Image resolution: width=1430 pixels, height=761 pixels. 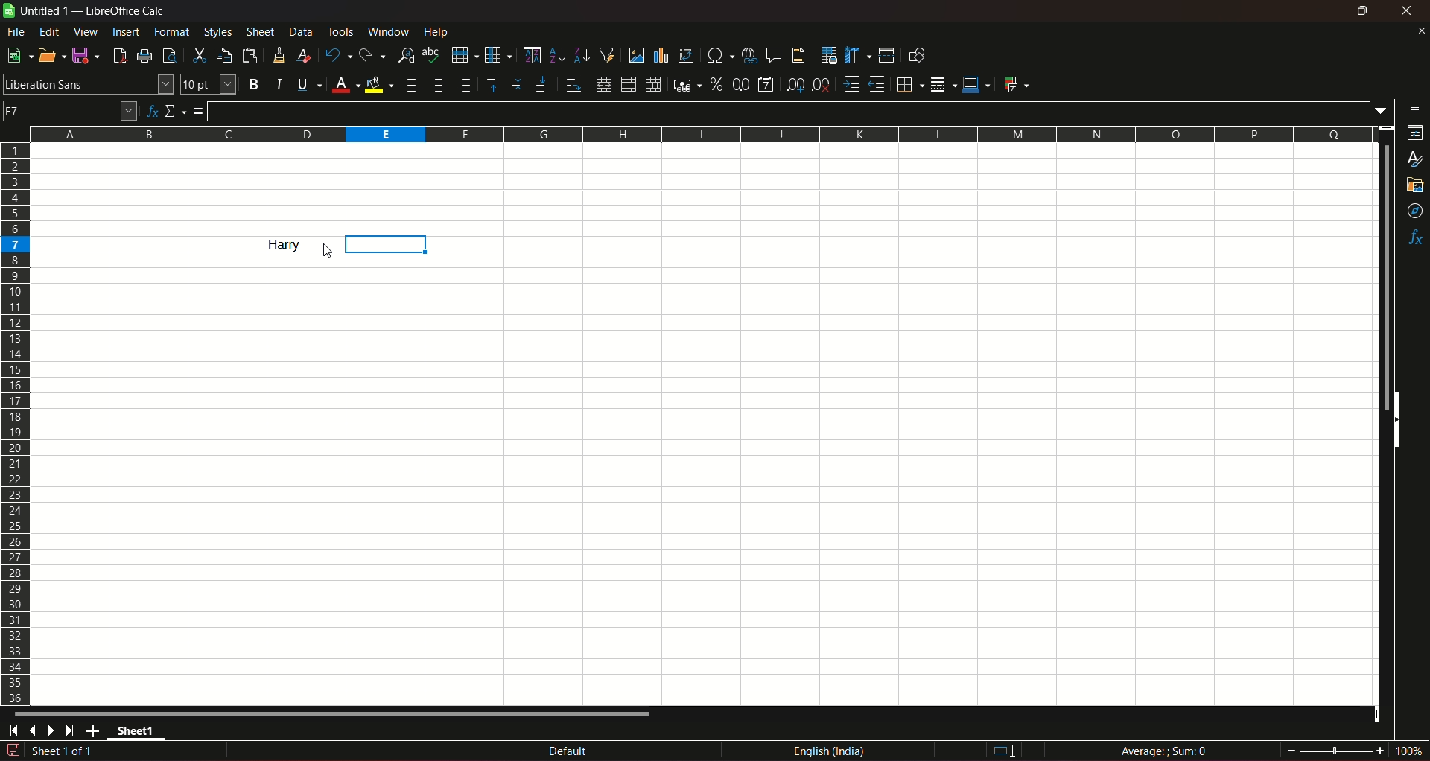 What do you see at coordinates (342, 31) in the screenshot?
I see `tools` at bounding box center [342, 31].